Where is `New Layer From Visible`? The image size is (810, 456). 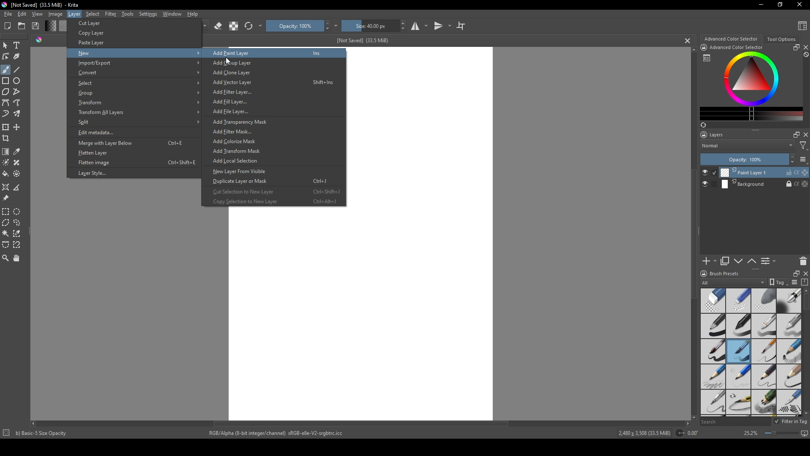 New Layer From Visible is located at coordinates (242, 172).